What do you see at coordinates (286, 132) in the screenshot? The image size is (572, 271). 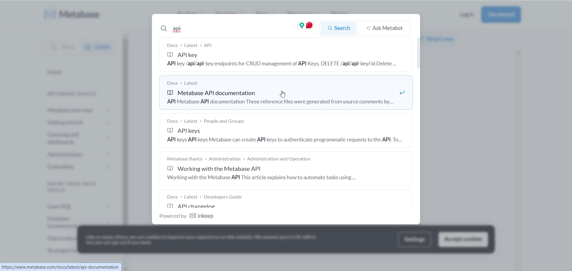 I see `api keys info` at bounding box center [286, 132].